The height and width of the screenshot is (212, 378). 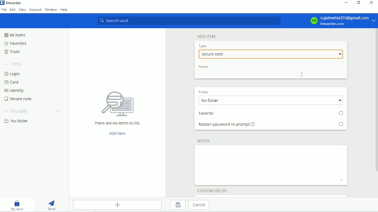 What do you see at coordinates (345, 3) in the screenshot?
I see `Minimize` at bounding box center [345, 3].